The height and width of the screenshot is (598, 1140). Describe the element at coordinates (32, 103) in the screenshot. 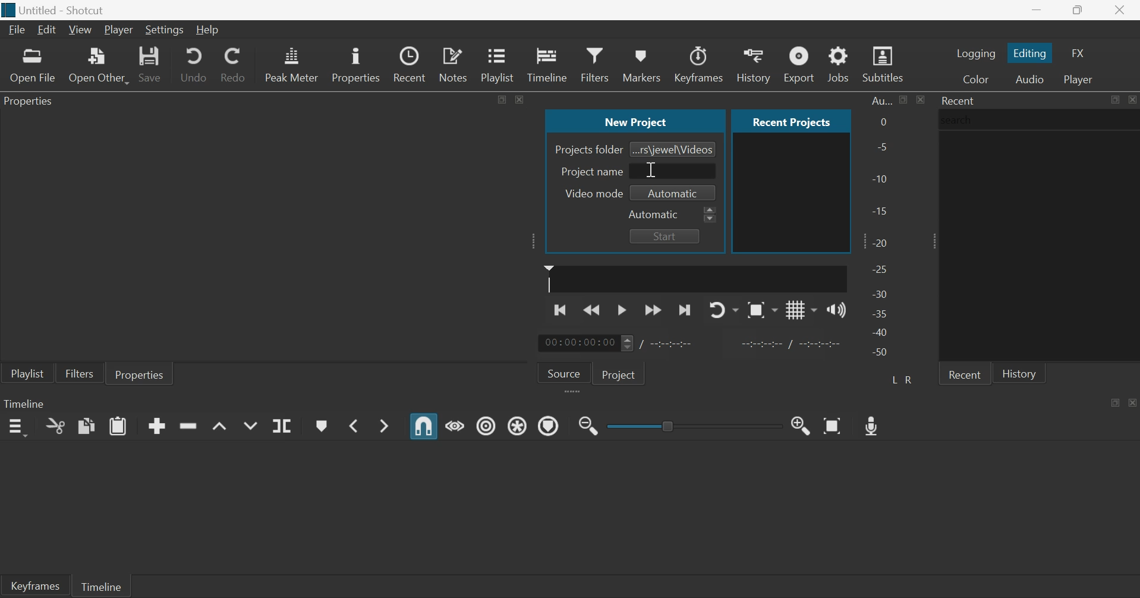

I see `Properties` at that location.